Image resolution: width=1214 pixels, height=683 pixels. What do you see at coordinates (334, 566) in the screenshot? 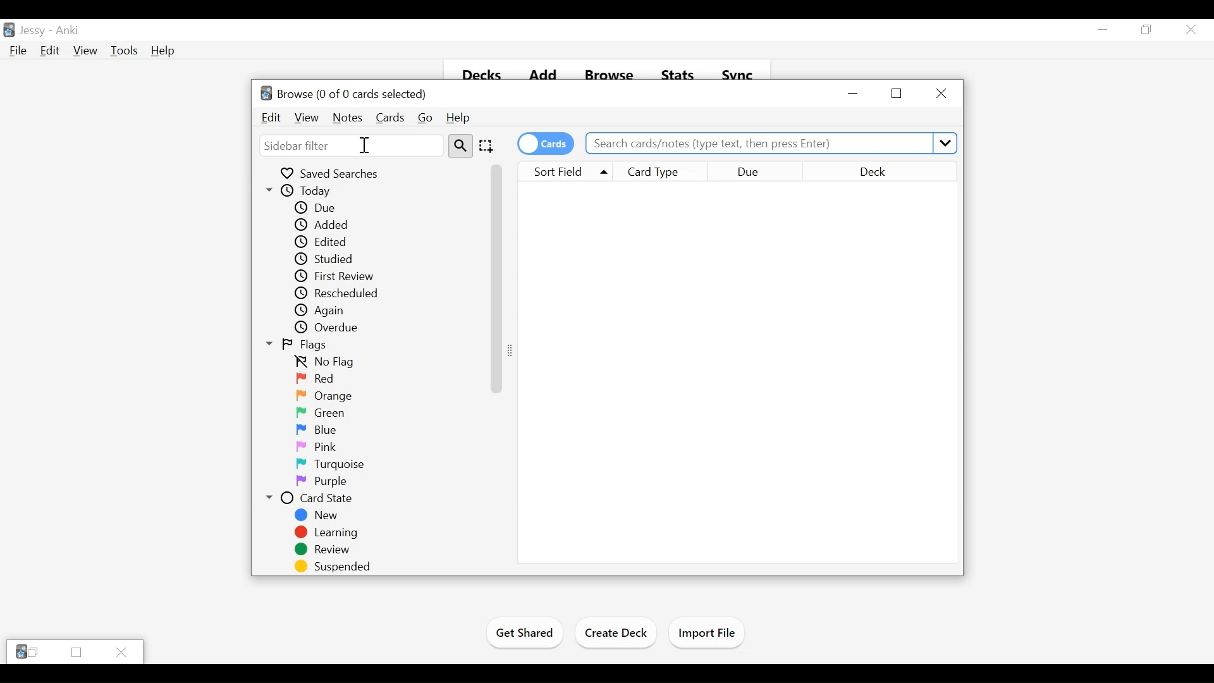
I see `Suspended` at bounding box center [334, 566].